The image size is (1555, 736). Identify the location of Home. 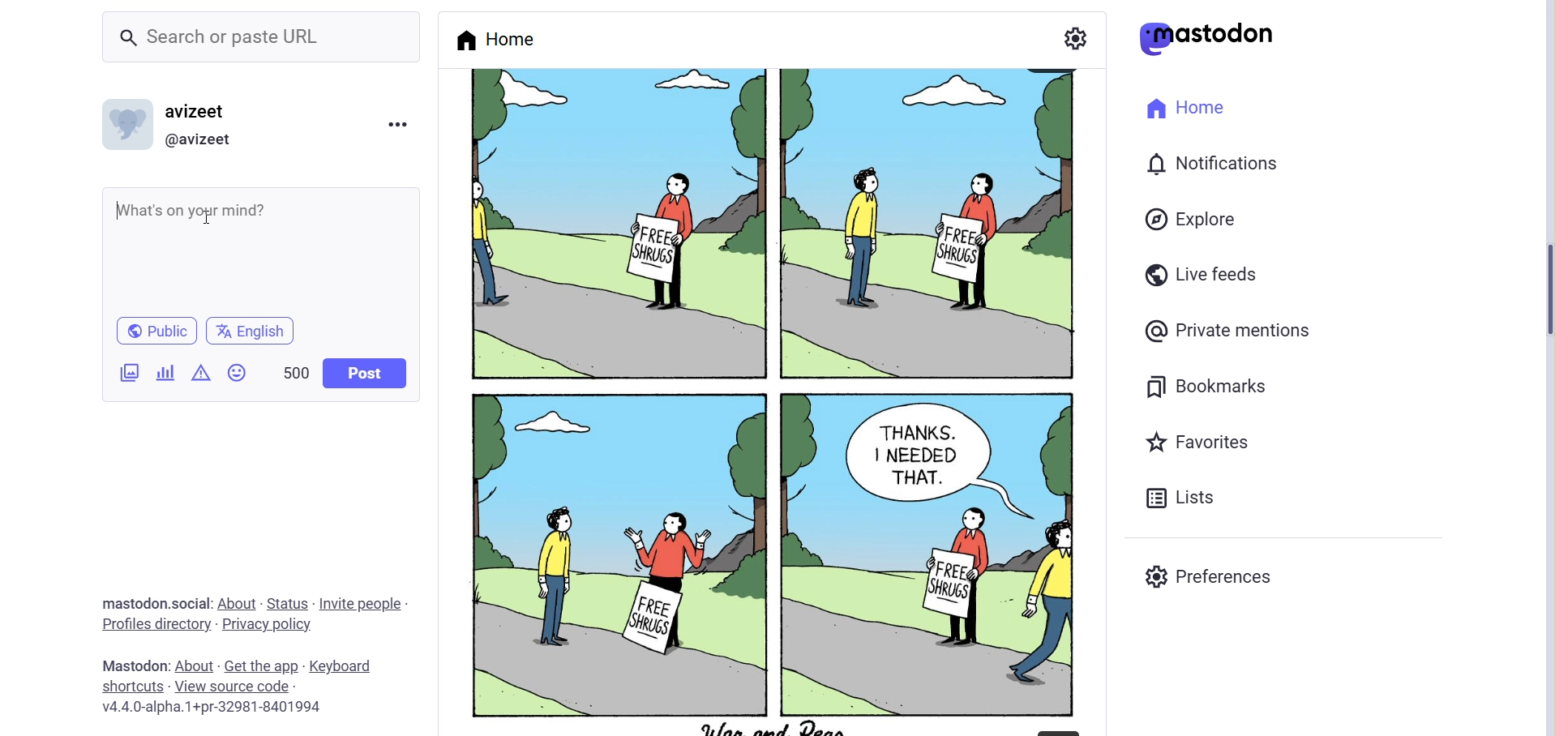
(1188, 110).